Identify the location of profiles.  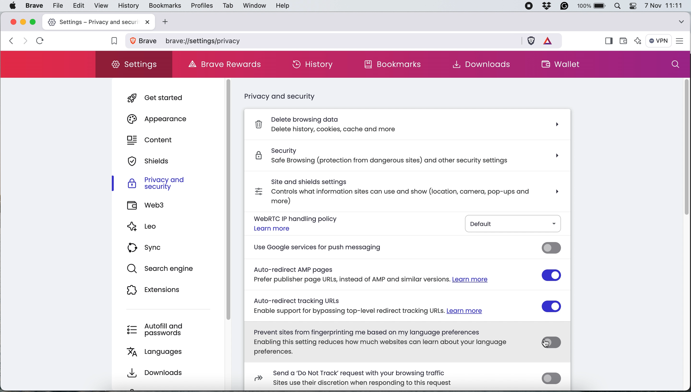
(201, 6).